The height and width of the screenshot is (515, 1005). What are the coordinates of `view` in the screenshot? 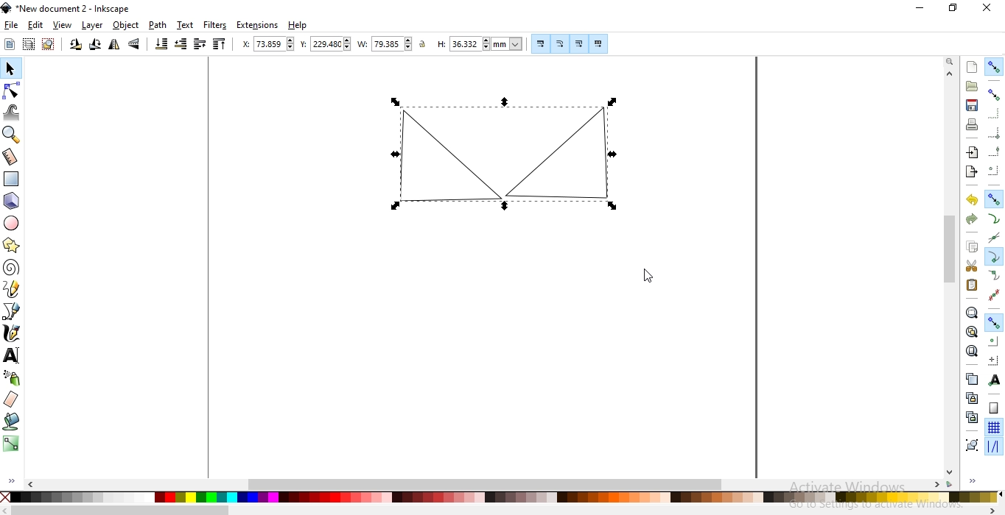 It's located at (63, 25).